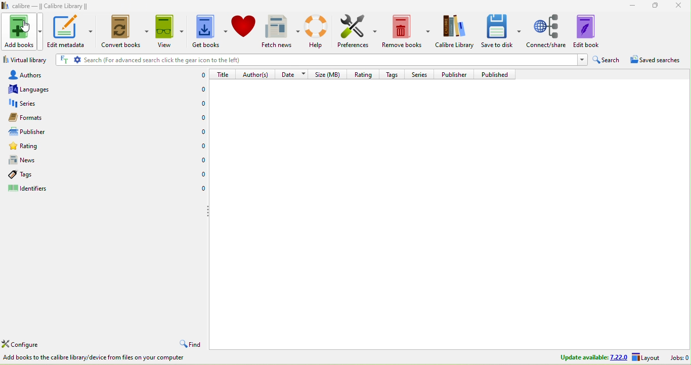  I want to click on add books, so click(22, 31).